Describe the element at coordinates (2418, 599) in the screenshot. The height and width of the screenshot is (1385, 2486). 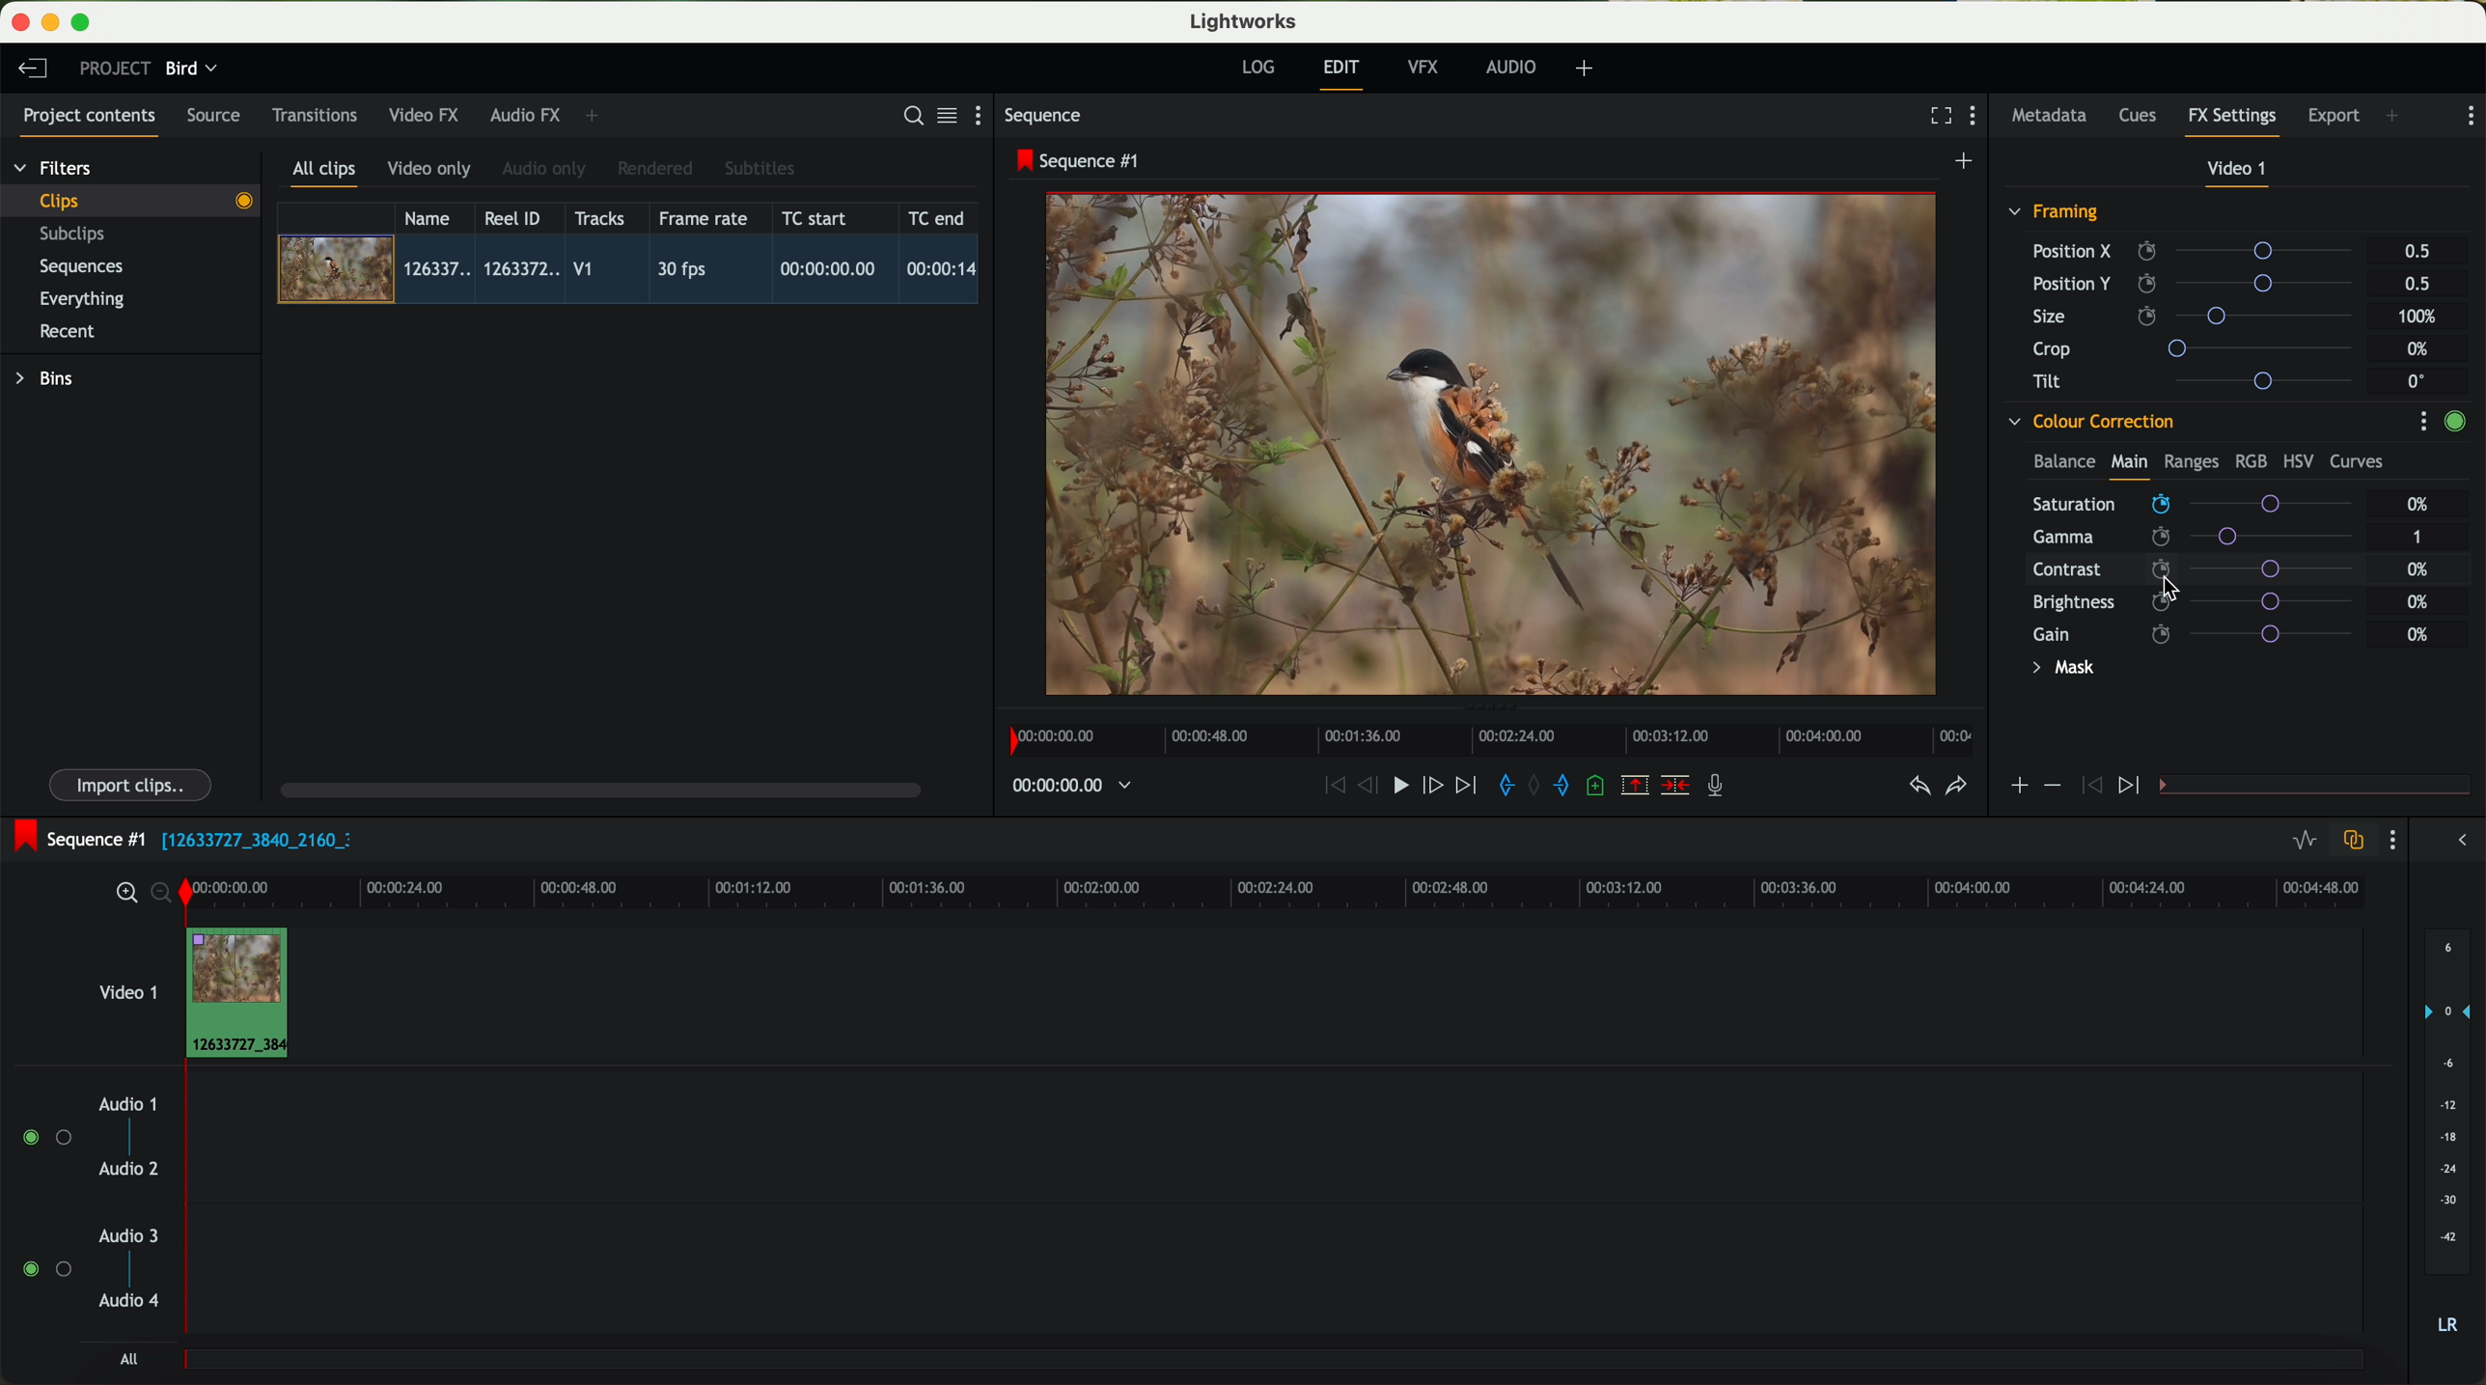
I see `0%` at that location.